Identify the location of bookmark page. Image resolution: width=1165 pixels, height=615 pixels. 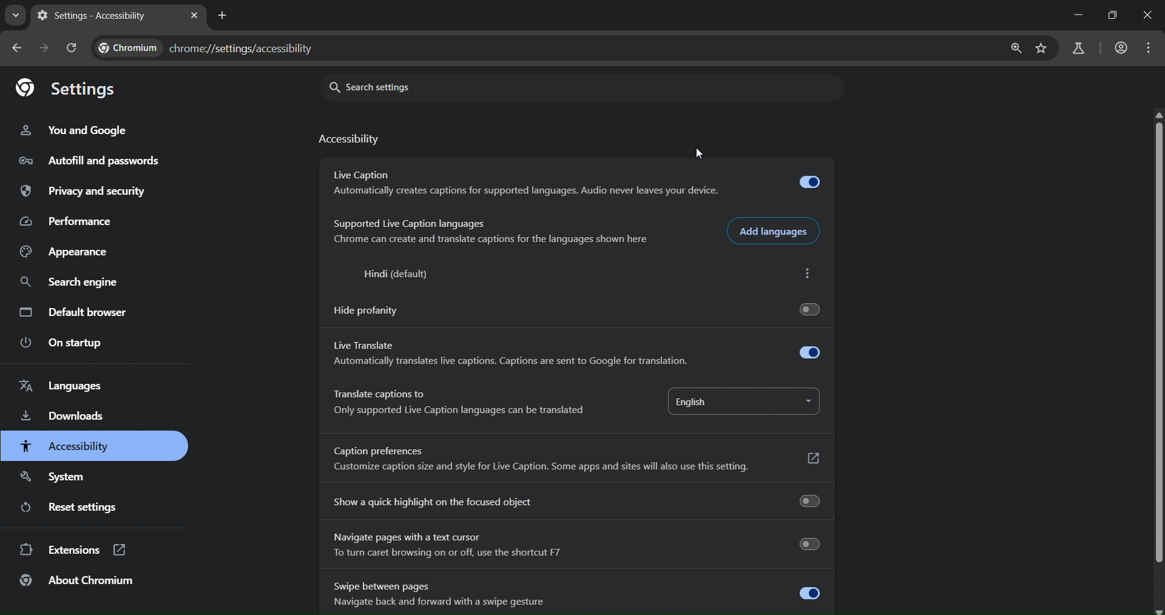
(1042, 47).